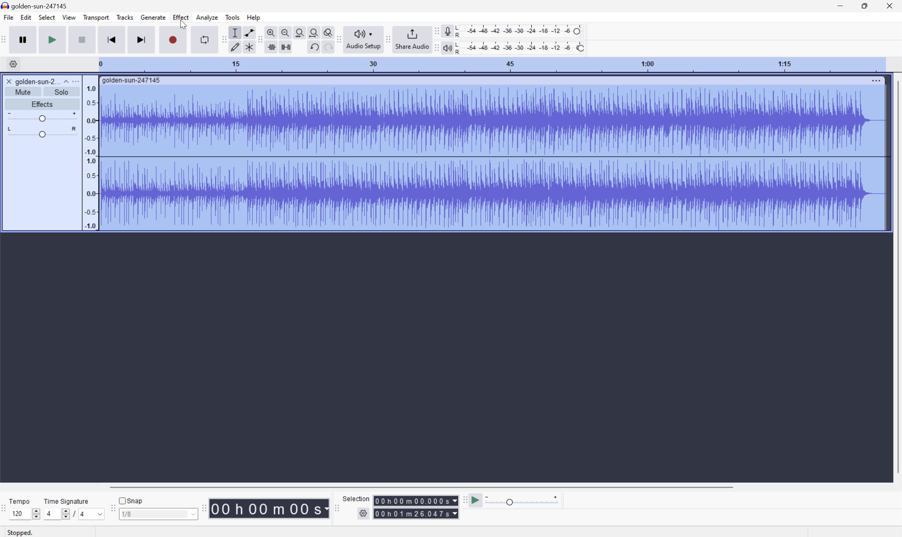 Image resolution: width=902 pixels, height=537 pixels. I want to click on Record / Record new track, so click(172, 40).